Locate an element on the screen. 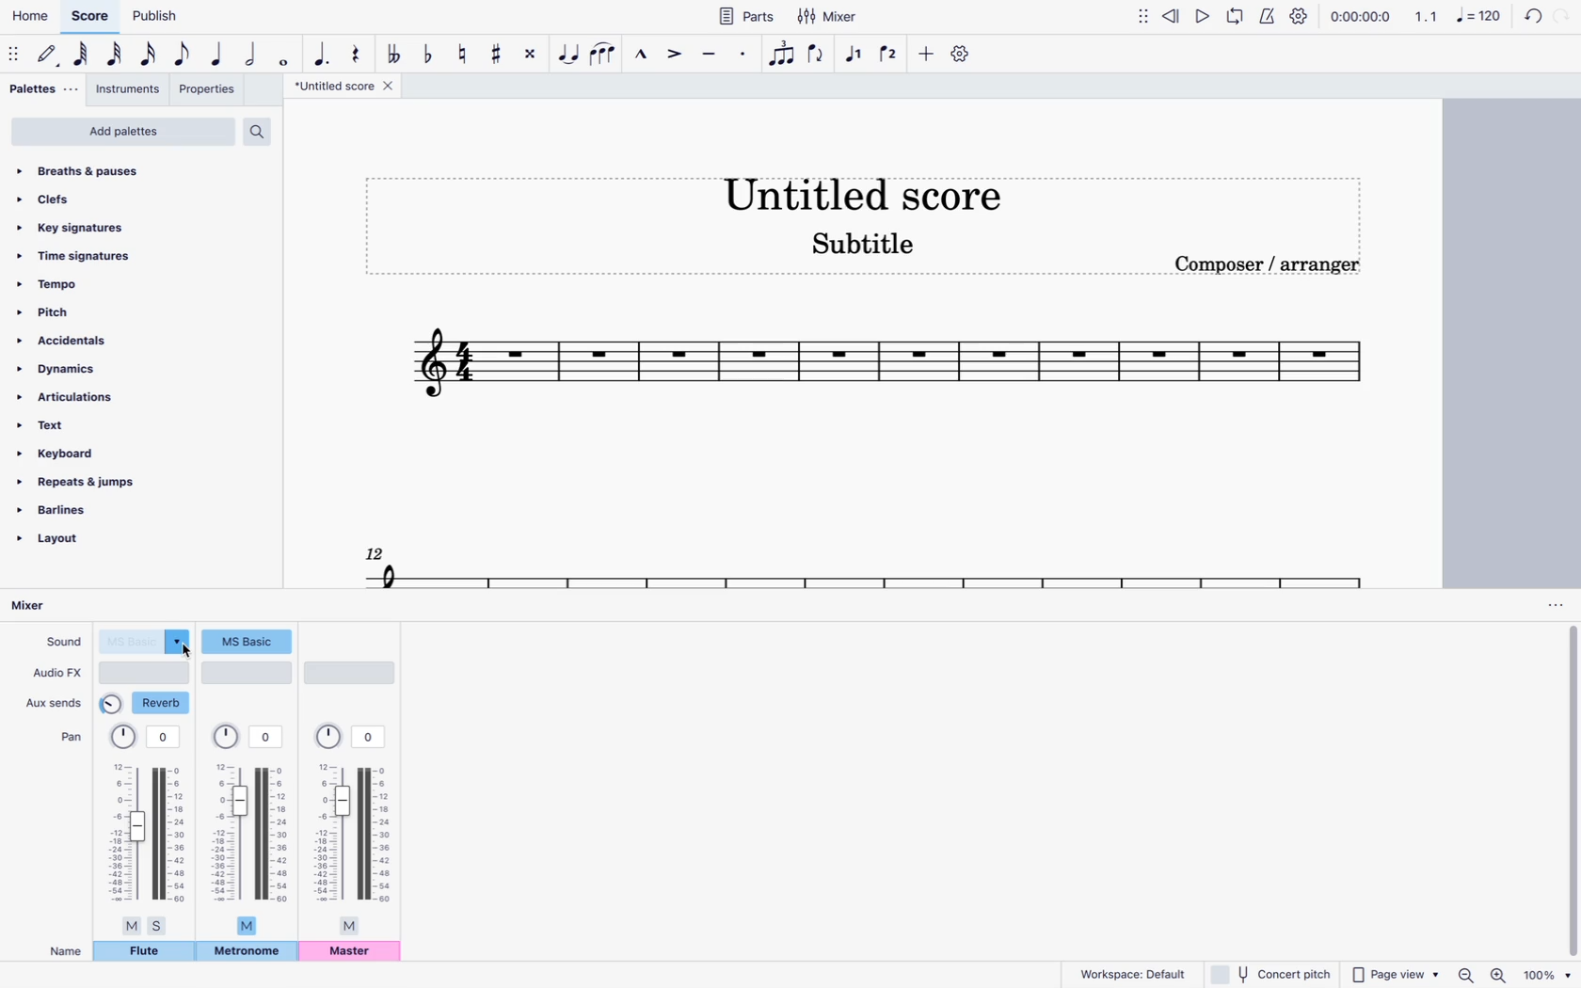 This screenshot has height=988, width=1581. breaths & pauses is located at coordinates (105, 171).